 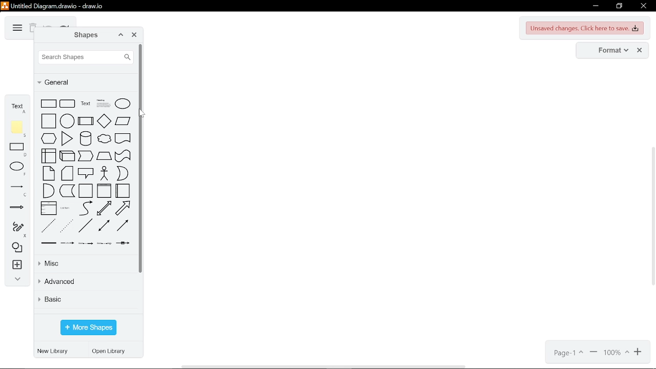 What do you see at coordinates (86, 225) in the screenshot?
I see `line` at bounding box center [86, 225].